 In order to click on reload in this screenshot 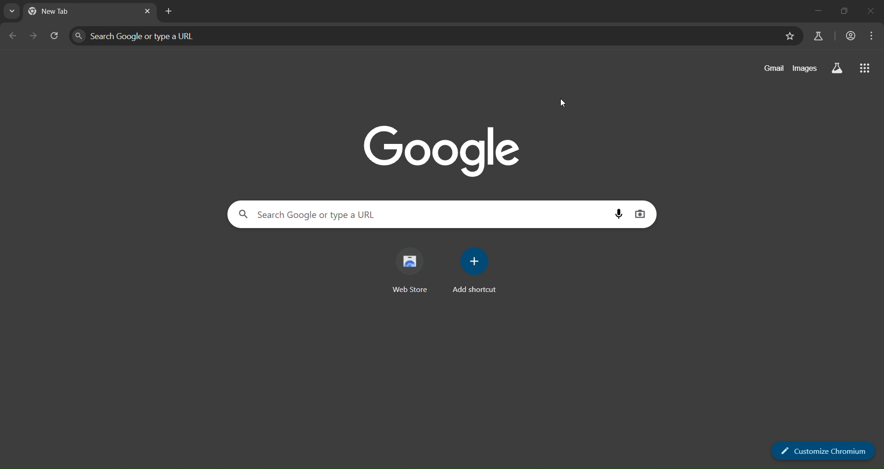, I will do `click(53, 34)`.